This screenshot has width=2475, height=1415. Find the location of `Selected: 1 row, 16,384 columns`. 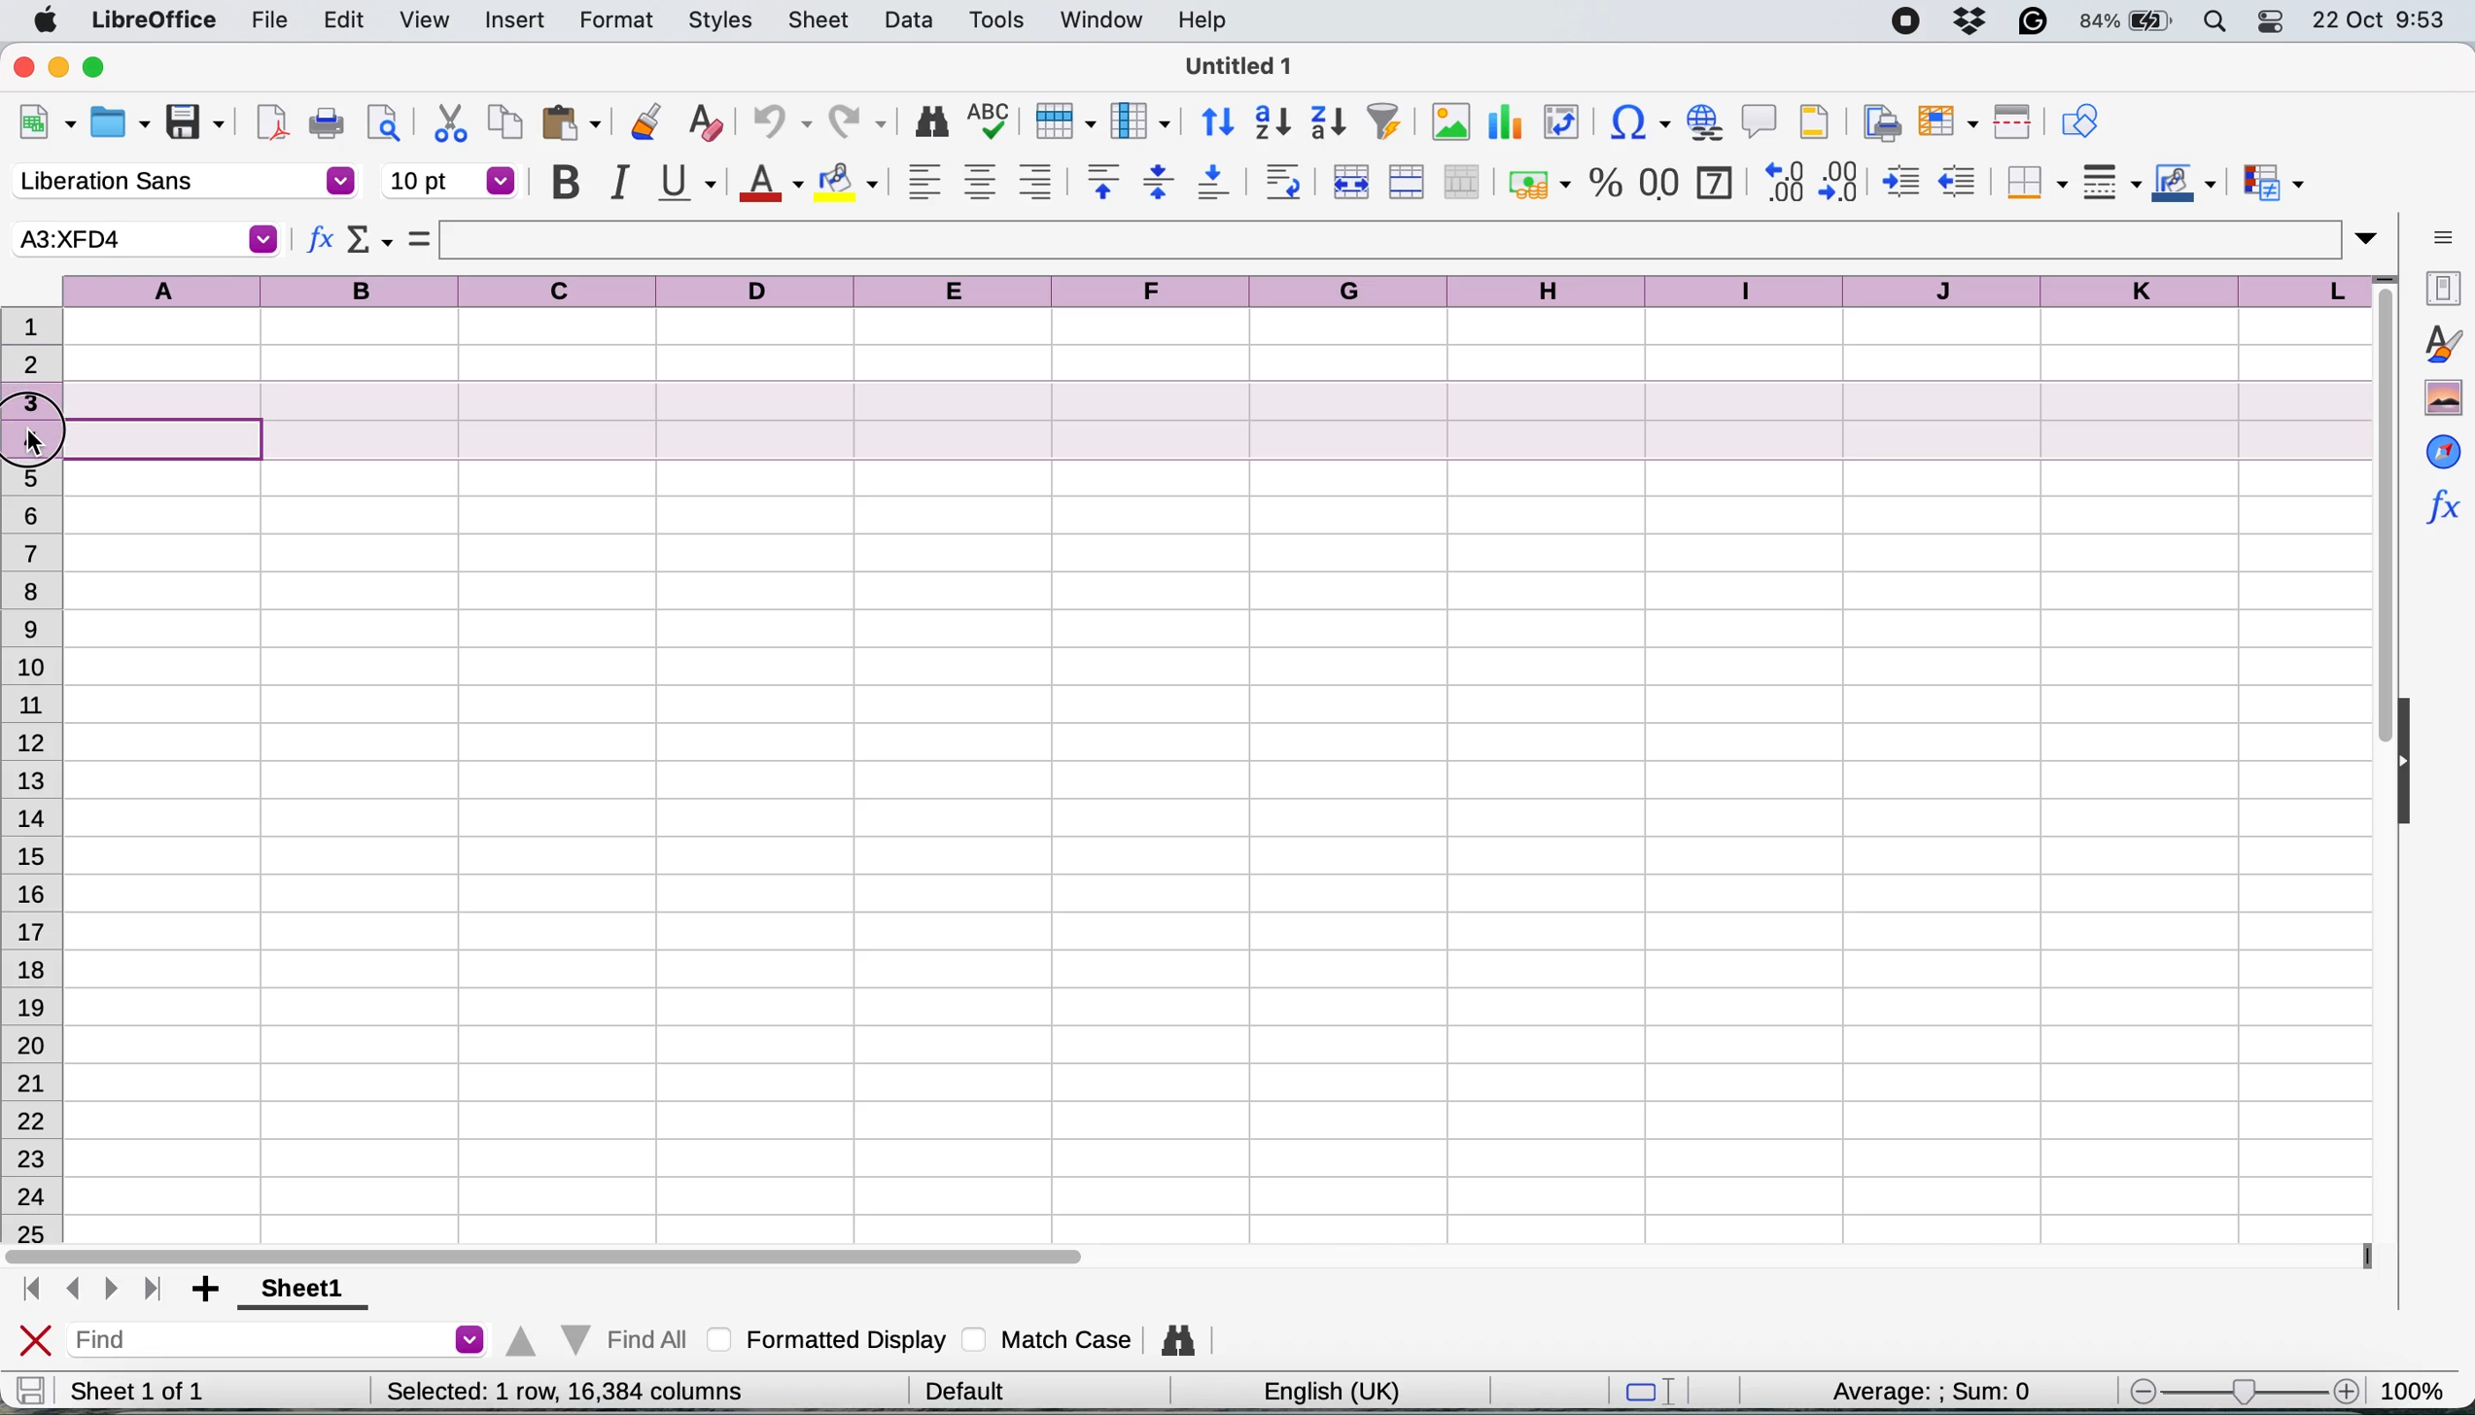

Selected: 1 row, 16,384 columns is located at coordinates (565, 1391).